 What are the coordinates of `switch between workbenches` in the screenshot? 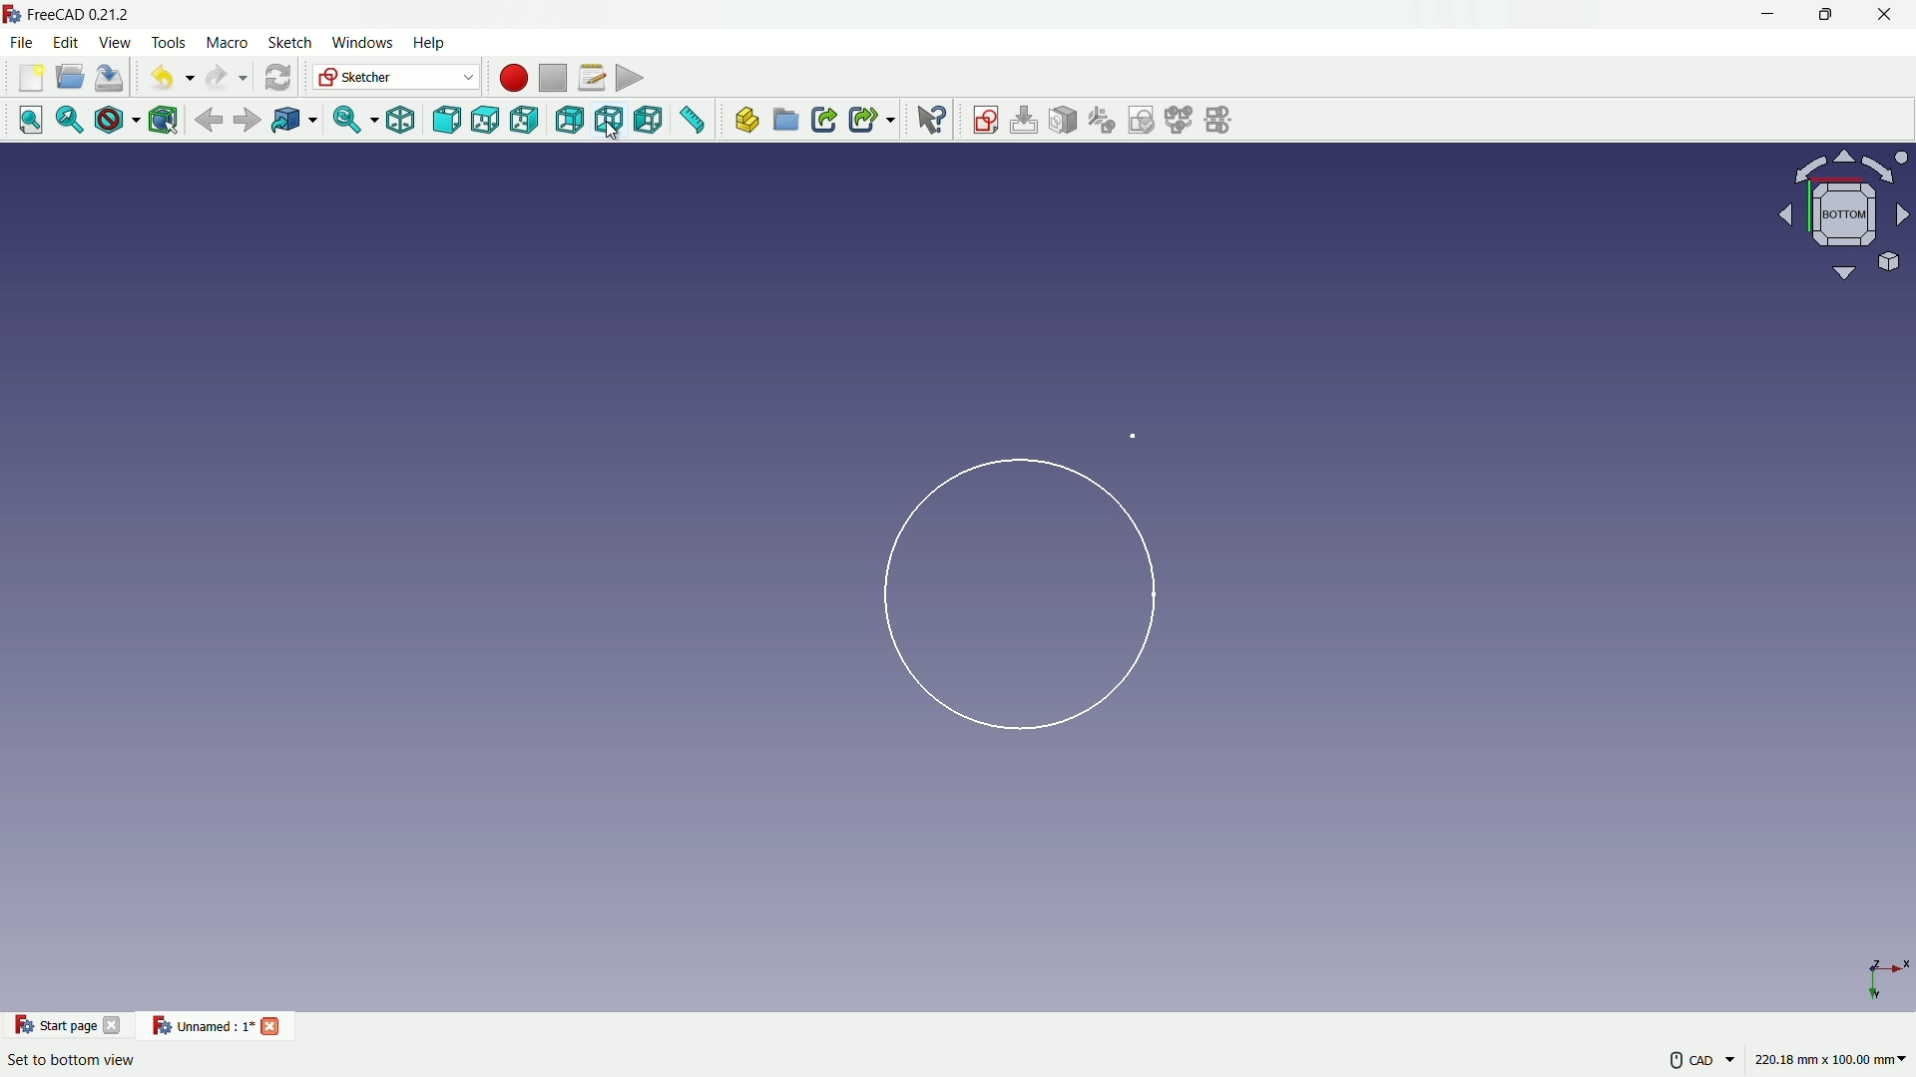 It's located at (396, 78).